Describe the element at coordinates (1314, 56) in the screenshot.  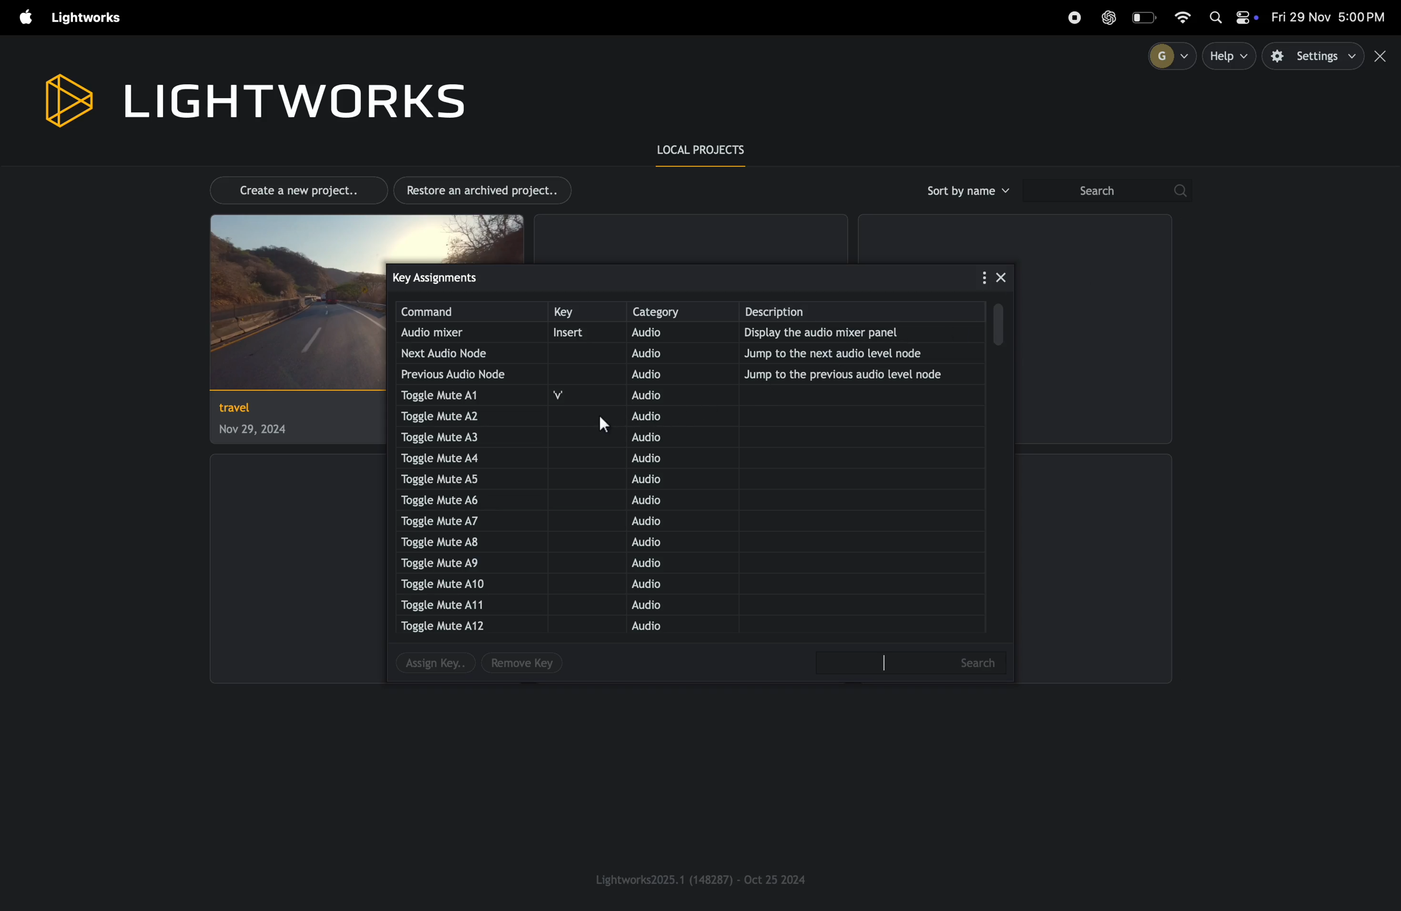
I see `settings` at that location.